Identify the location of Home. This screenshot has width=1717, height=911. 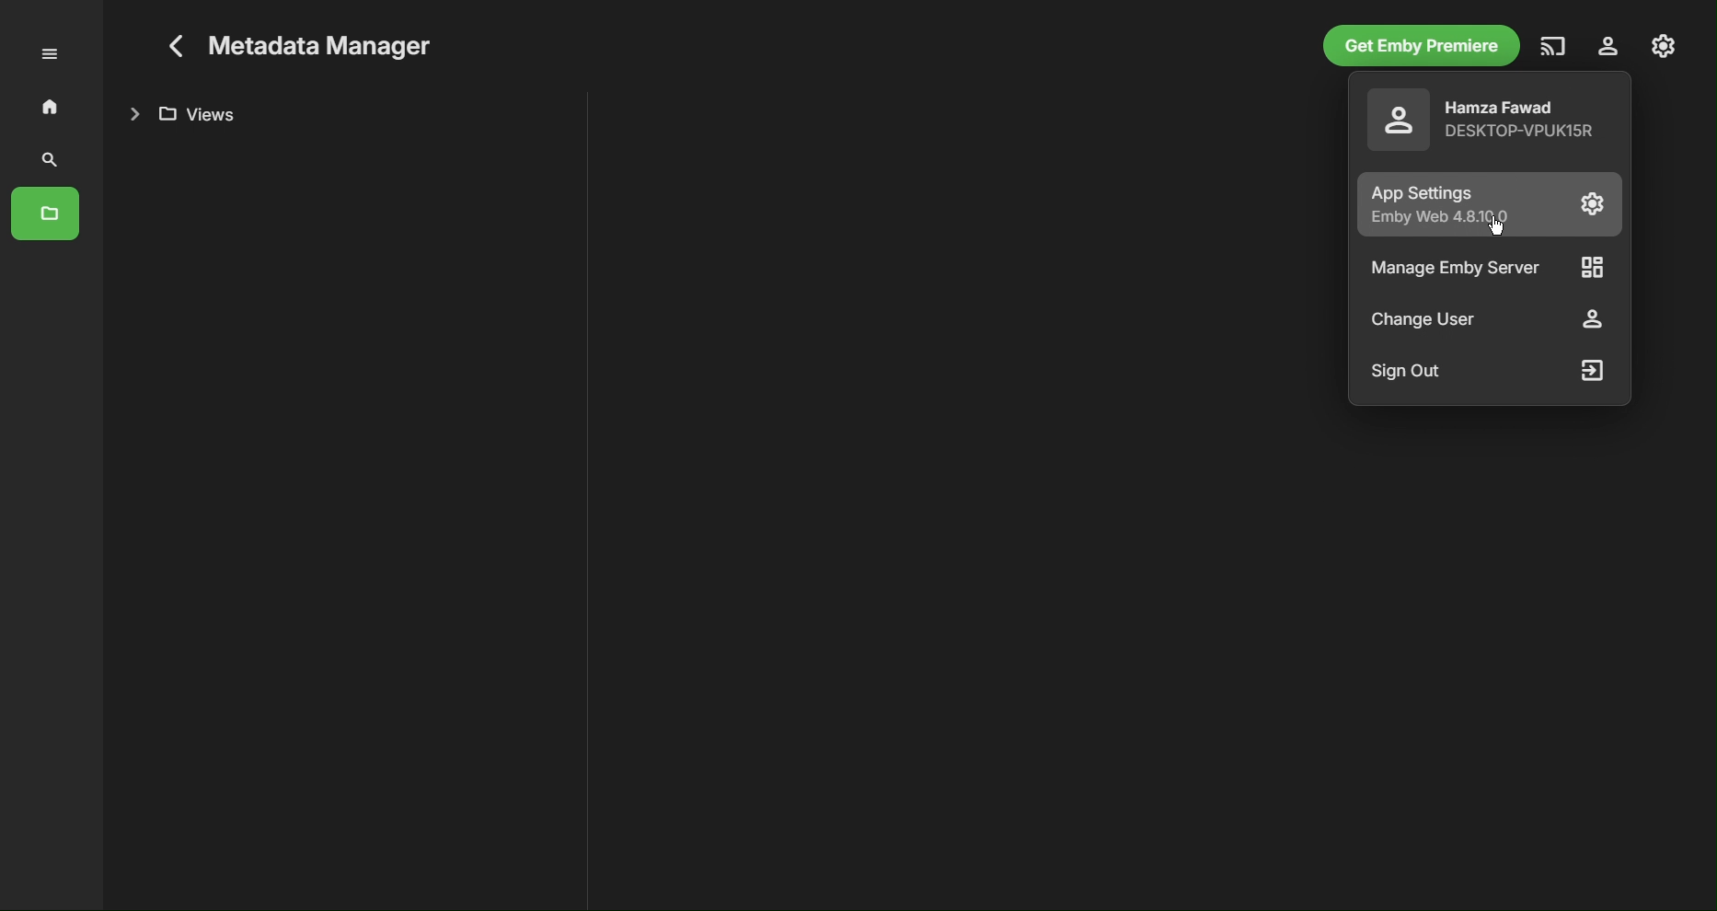
(49, 106).